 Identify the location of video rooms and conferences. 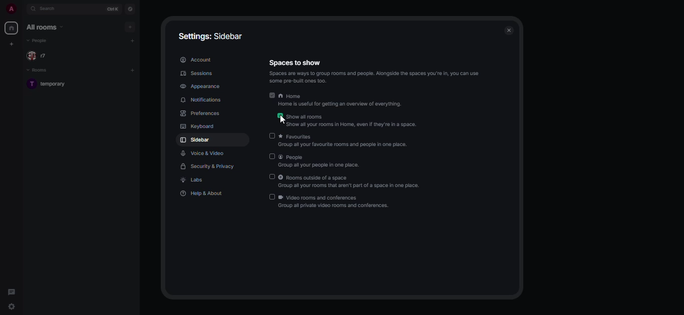
(335, 202).